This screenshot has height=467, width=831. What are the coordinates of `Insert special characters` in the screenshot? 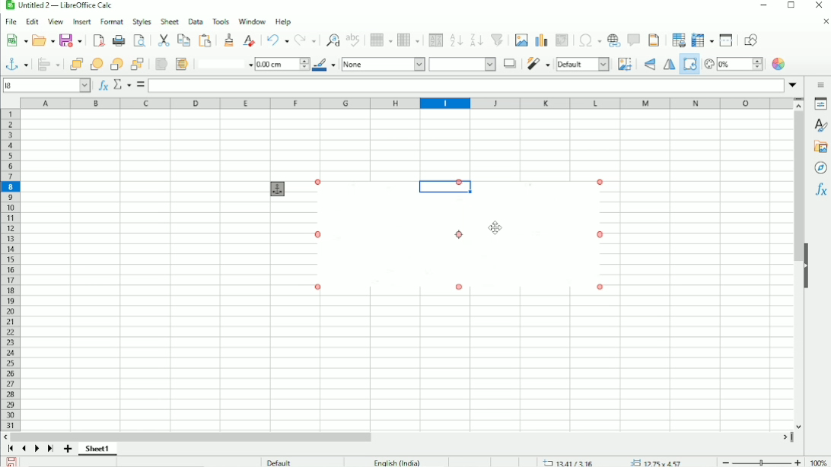 It's located at (590, 40).